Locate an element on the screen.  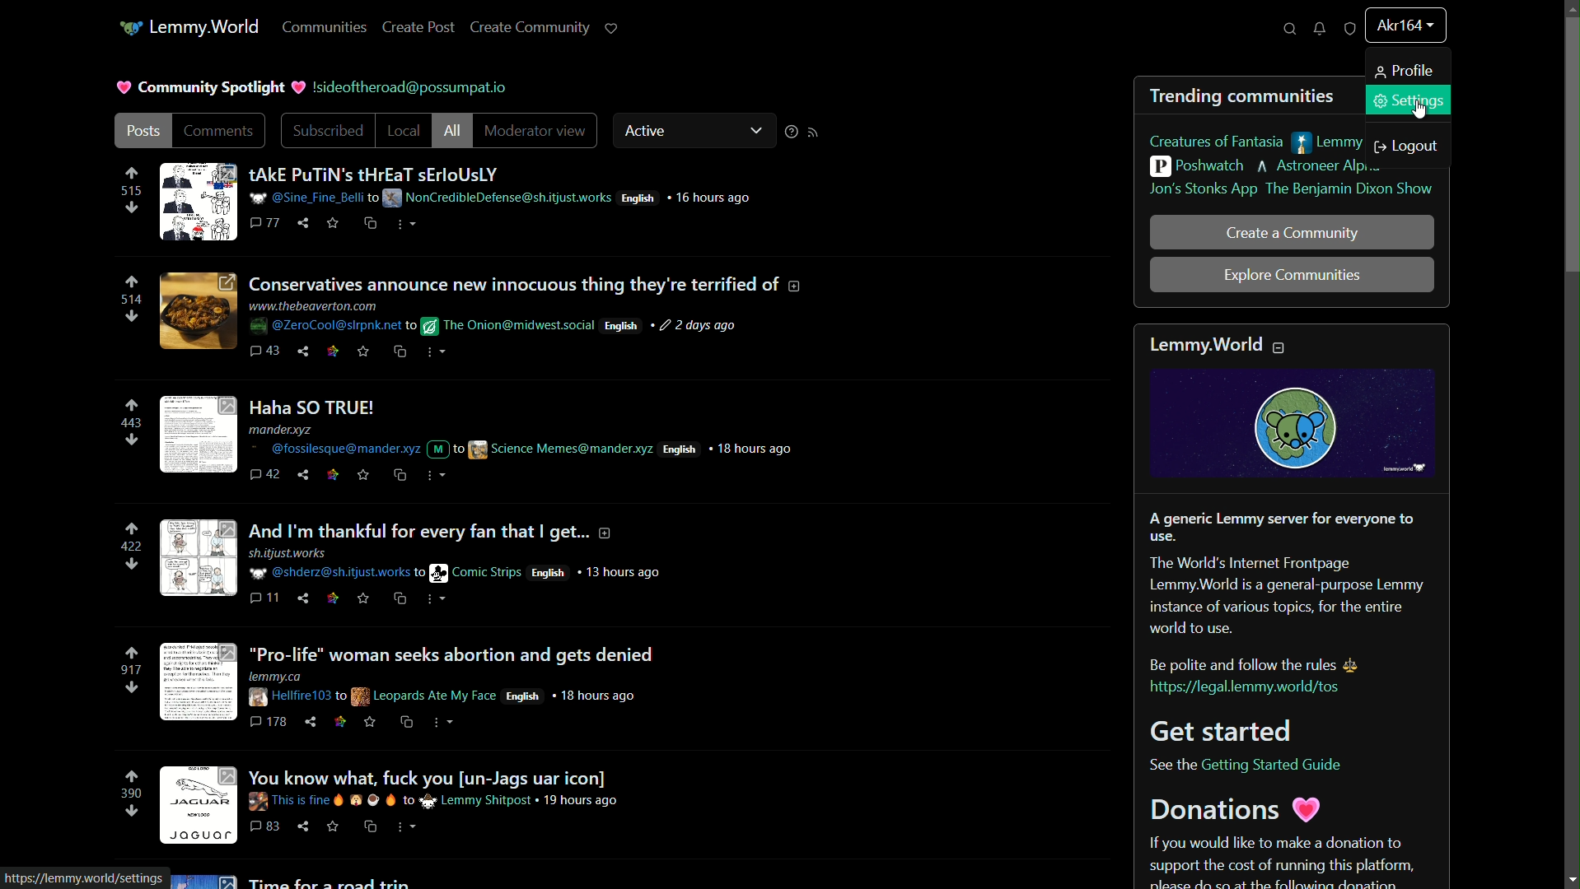
post-3 is located at coordinates (484, 440).